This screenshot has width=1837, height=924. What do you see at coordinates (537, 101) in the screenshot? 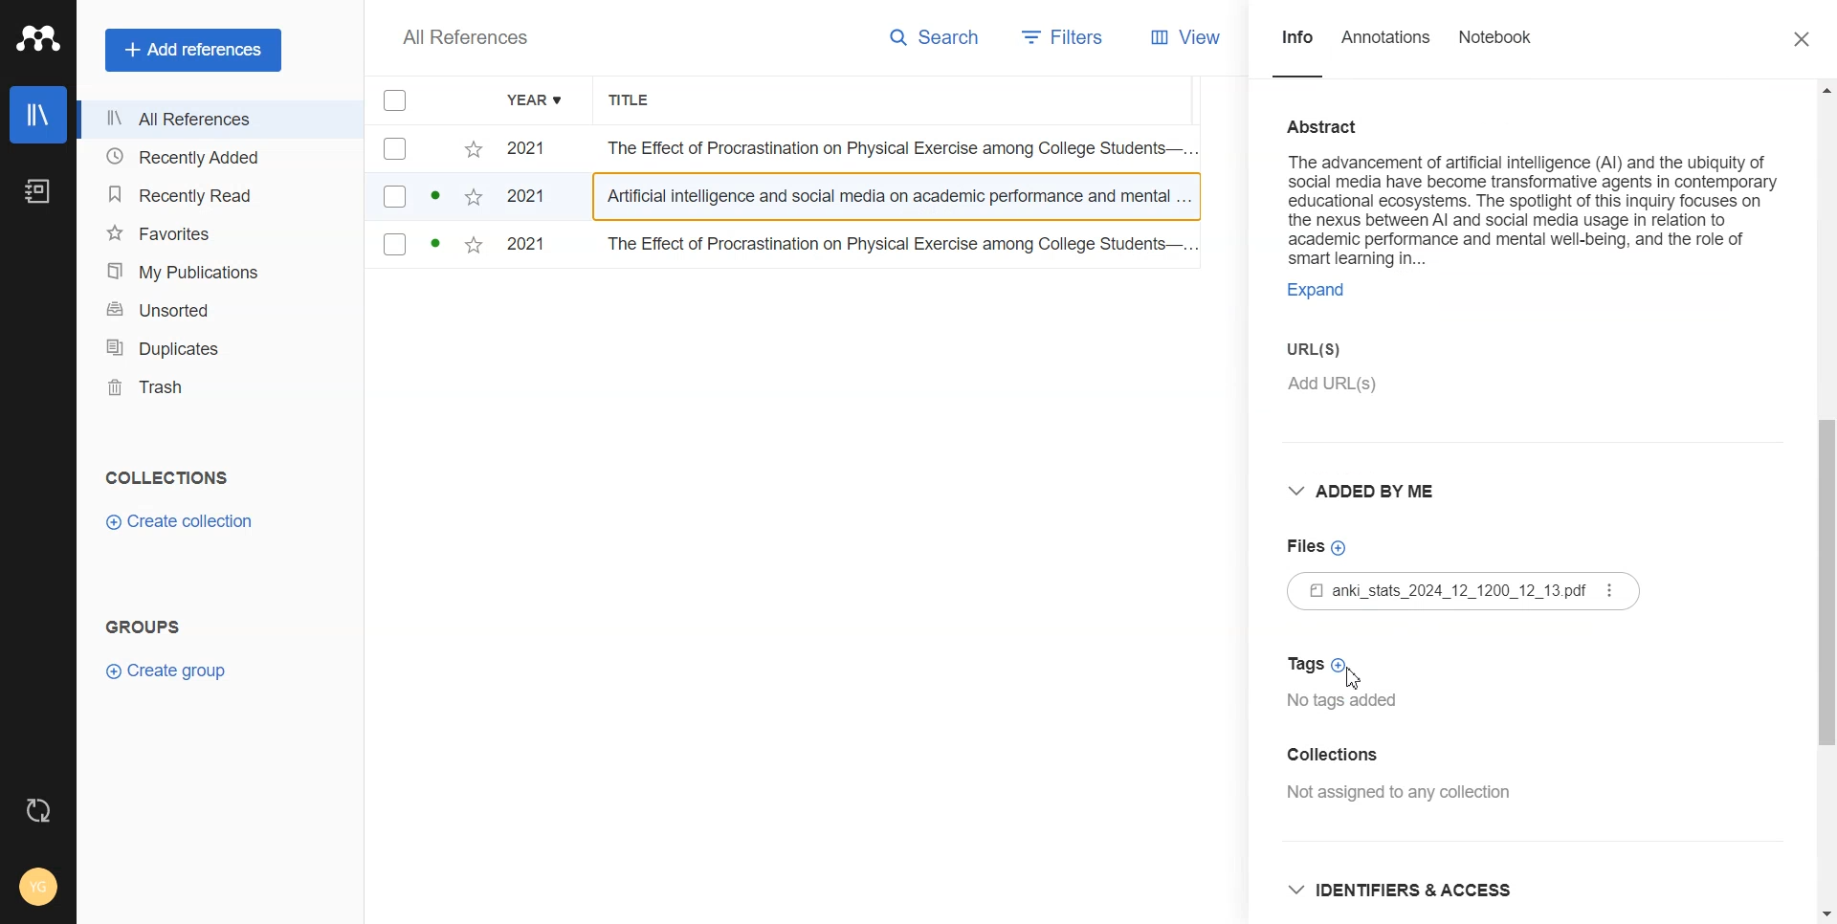
I see `Year` at bounding box center [537, 101].